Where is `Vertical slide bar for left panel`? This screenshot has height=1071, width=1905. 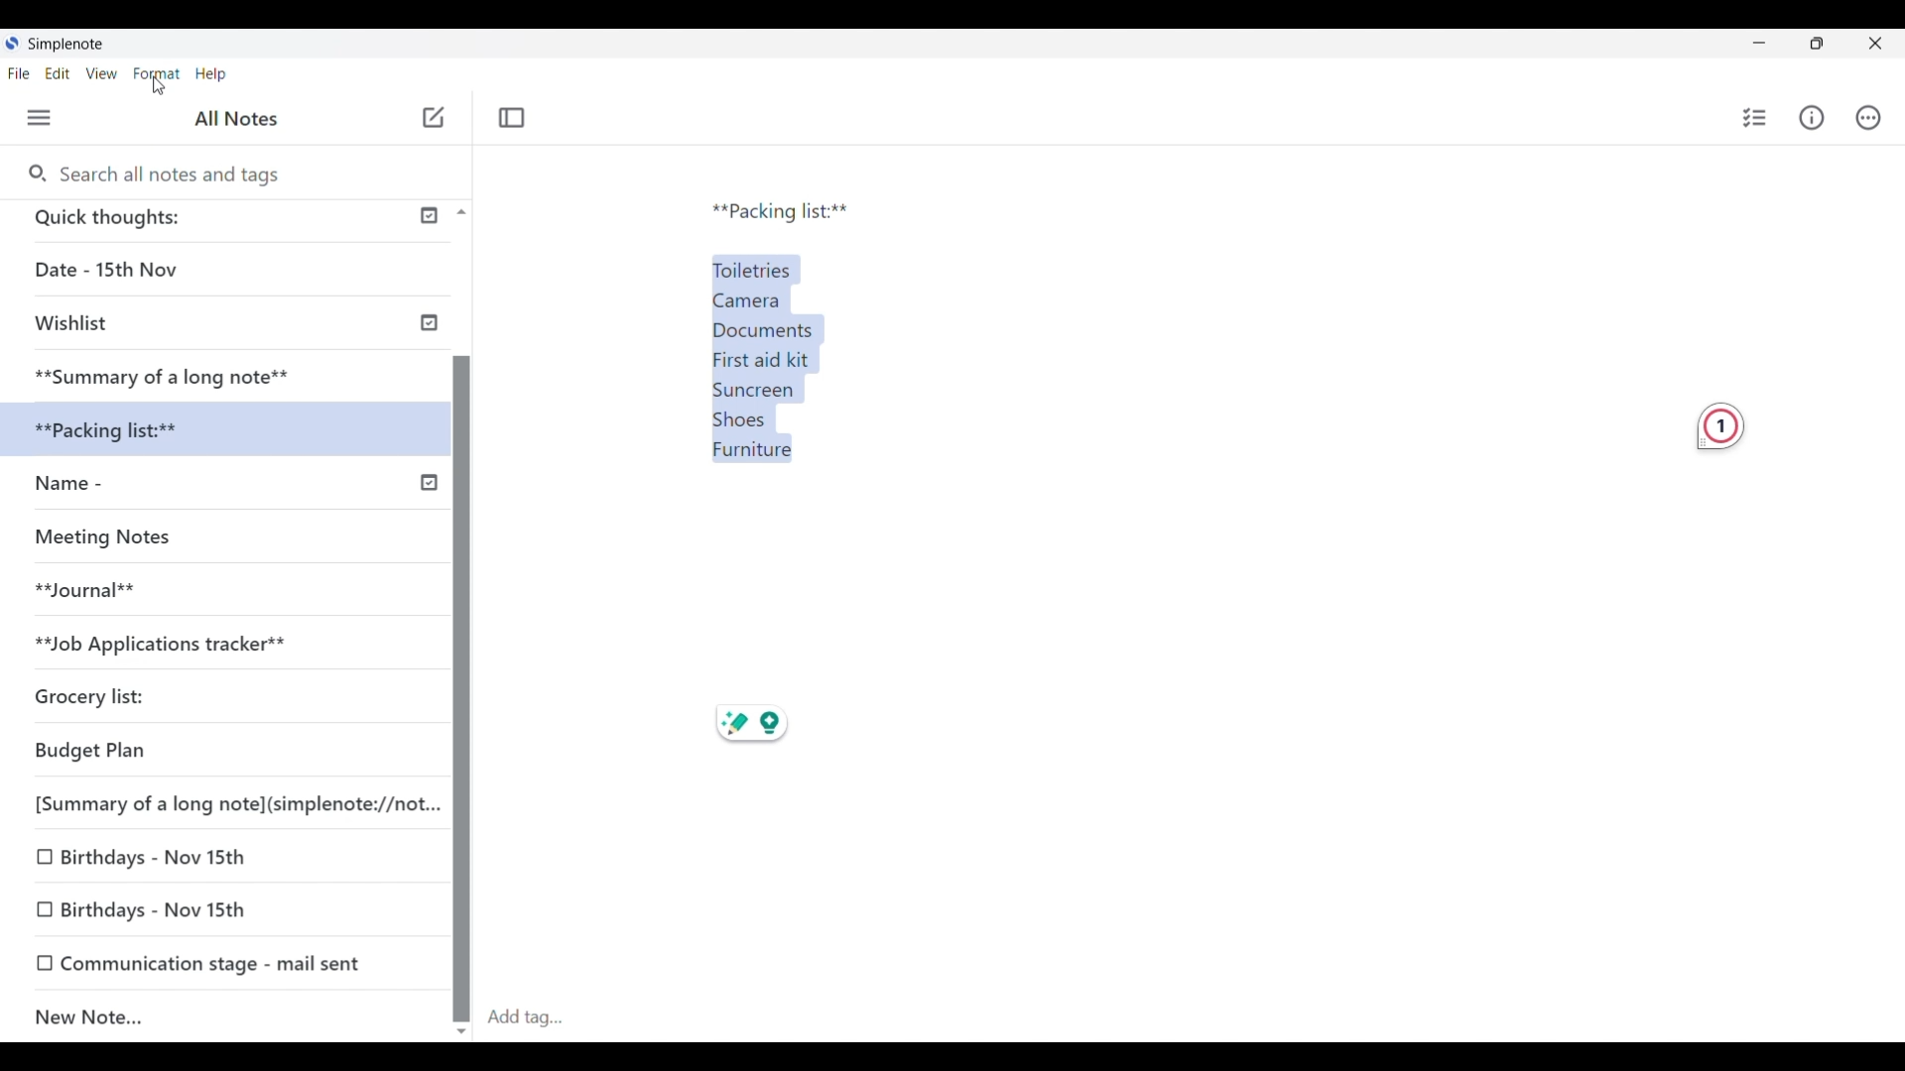 Vertical slide bar for left panel is located at coordinates (462, 670).